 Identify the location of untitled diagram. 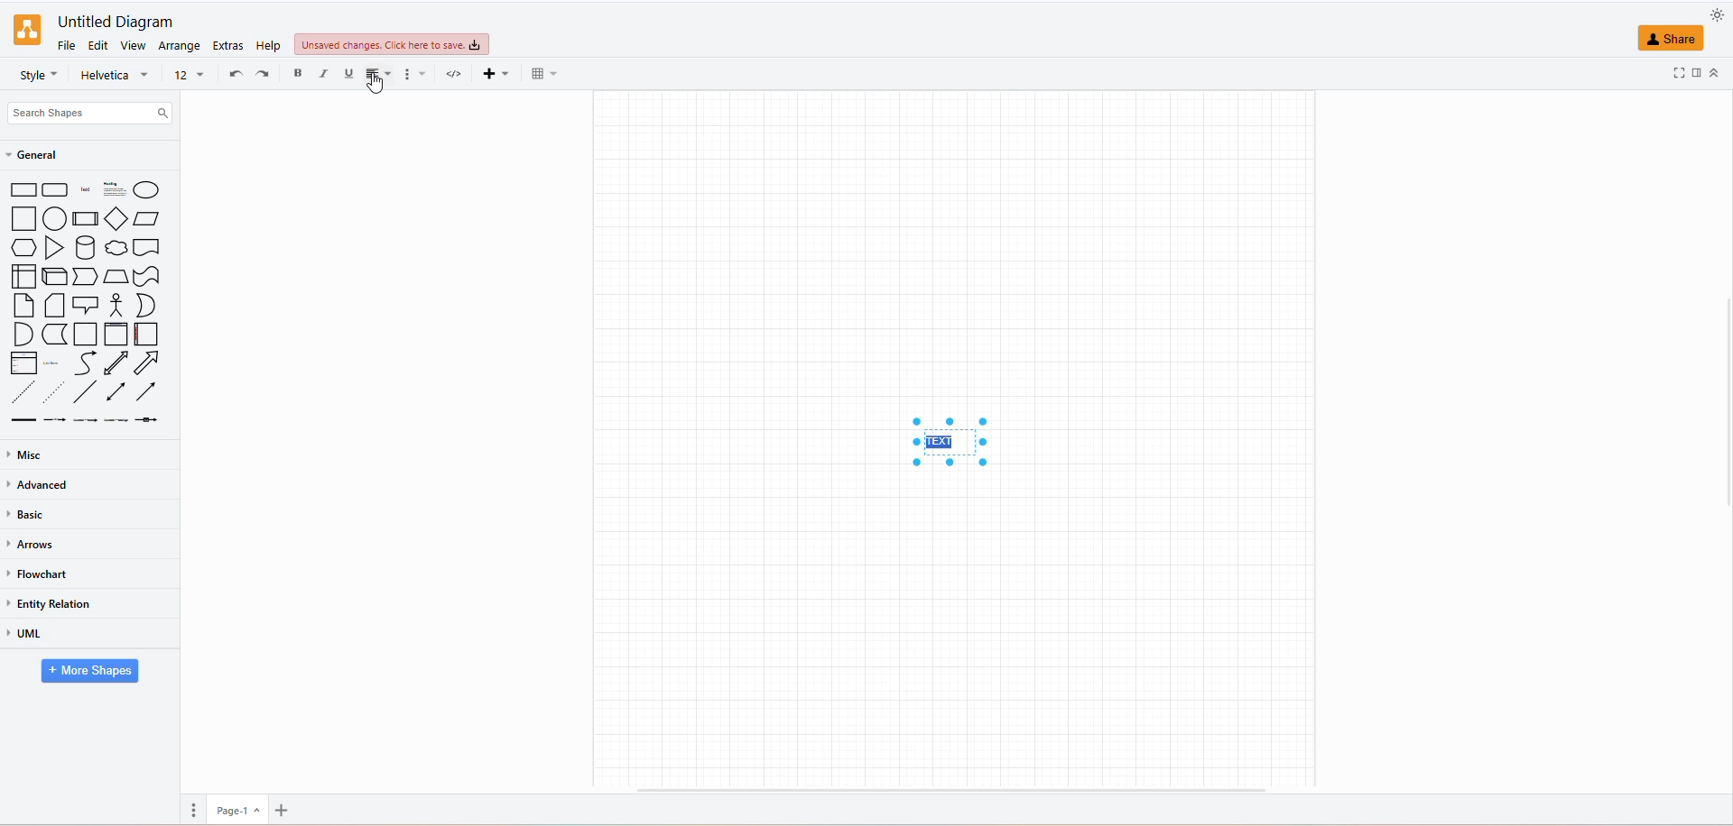
(111, 22).